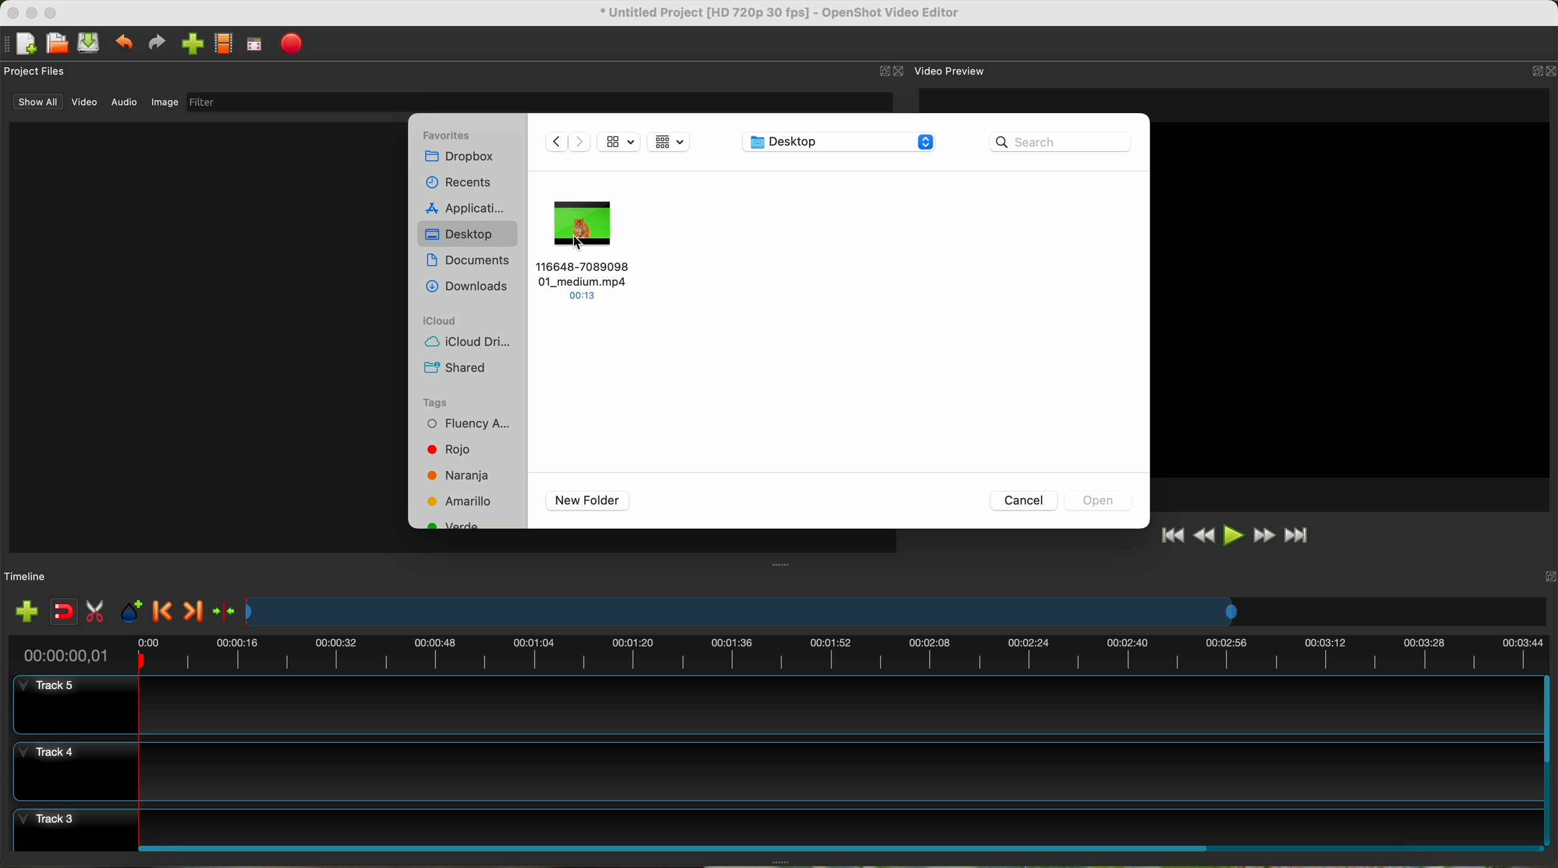 The width and height of the screenshot is (1558, 868). Describe the element at coordinates (469, 263) in the screenshot. I see `documents` at that location.